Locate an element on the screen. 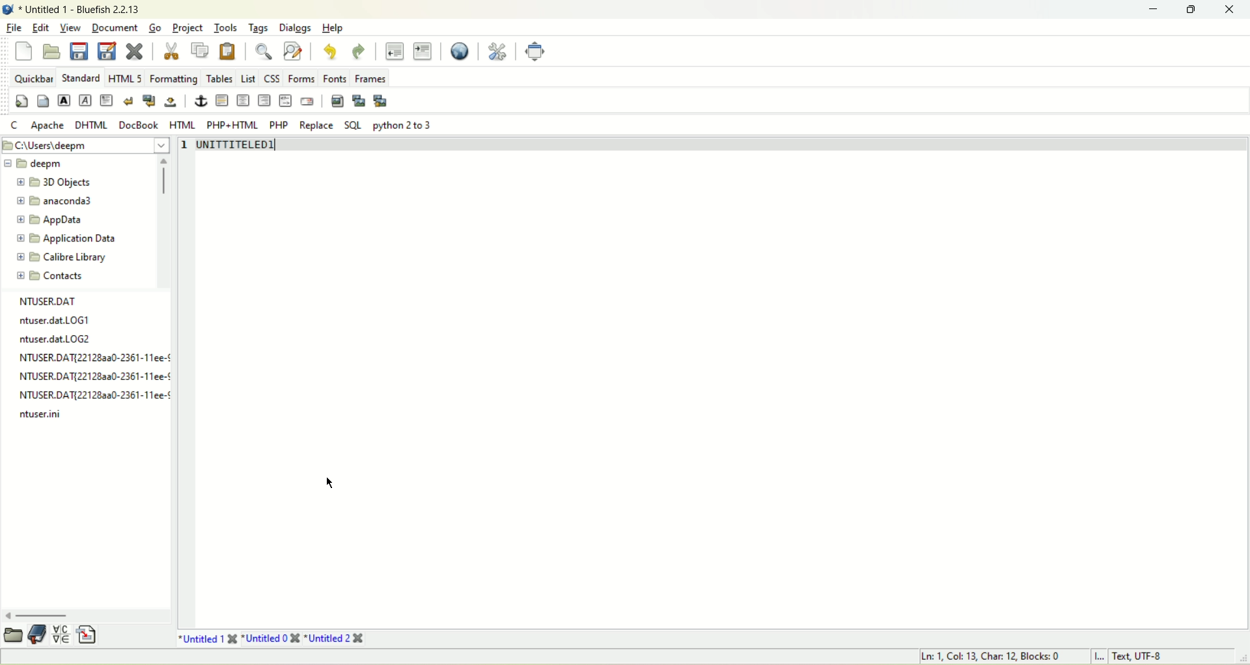 The image size is (1250, 665). DHTML is located at coordinates (90, 126).